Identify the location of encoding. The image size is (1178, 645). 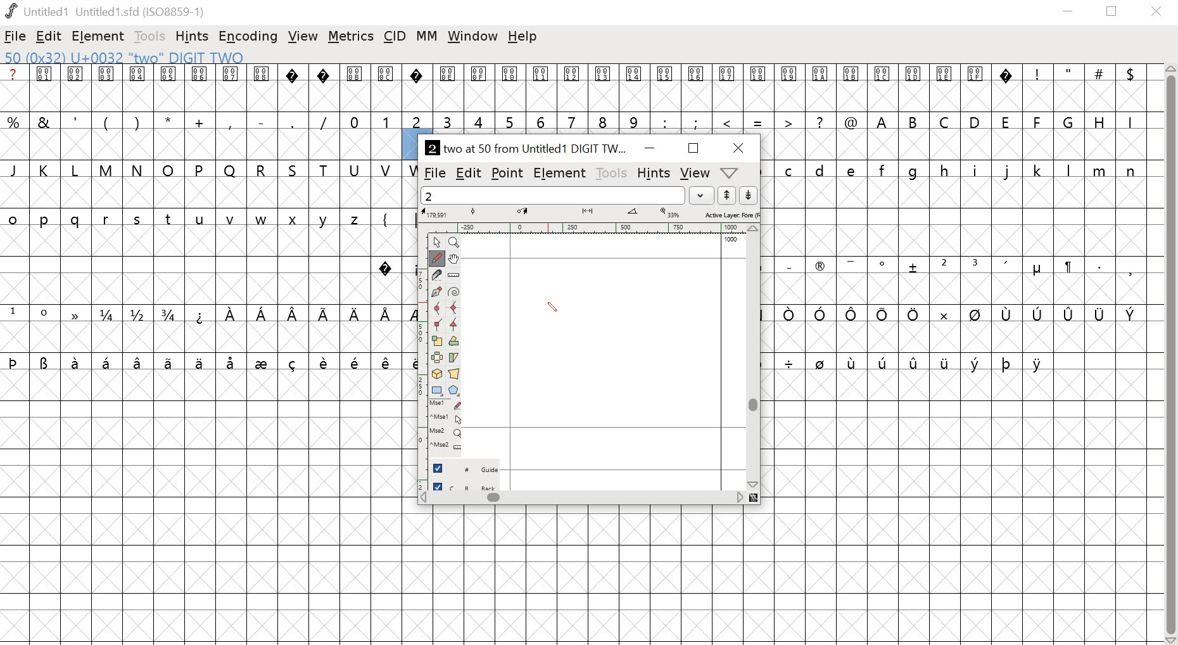
(249, 36).